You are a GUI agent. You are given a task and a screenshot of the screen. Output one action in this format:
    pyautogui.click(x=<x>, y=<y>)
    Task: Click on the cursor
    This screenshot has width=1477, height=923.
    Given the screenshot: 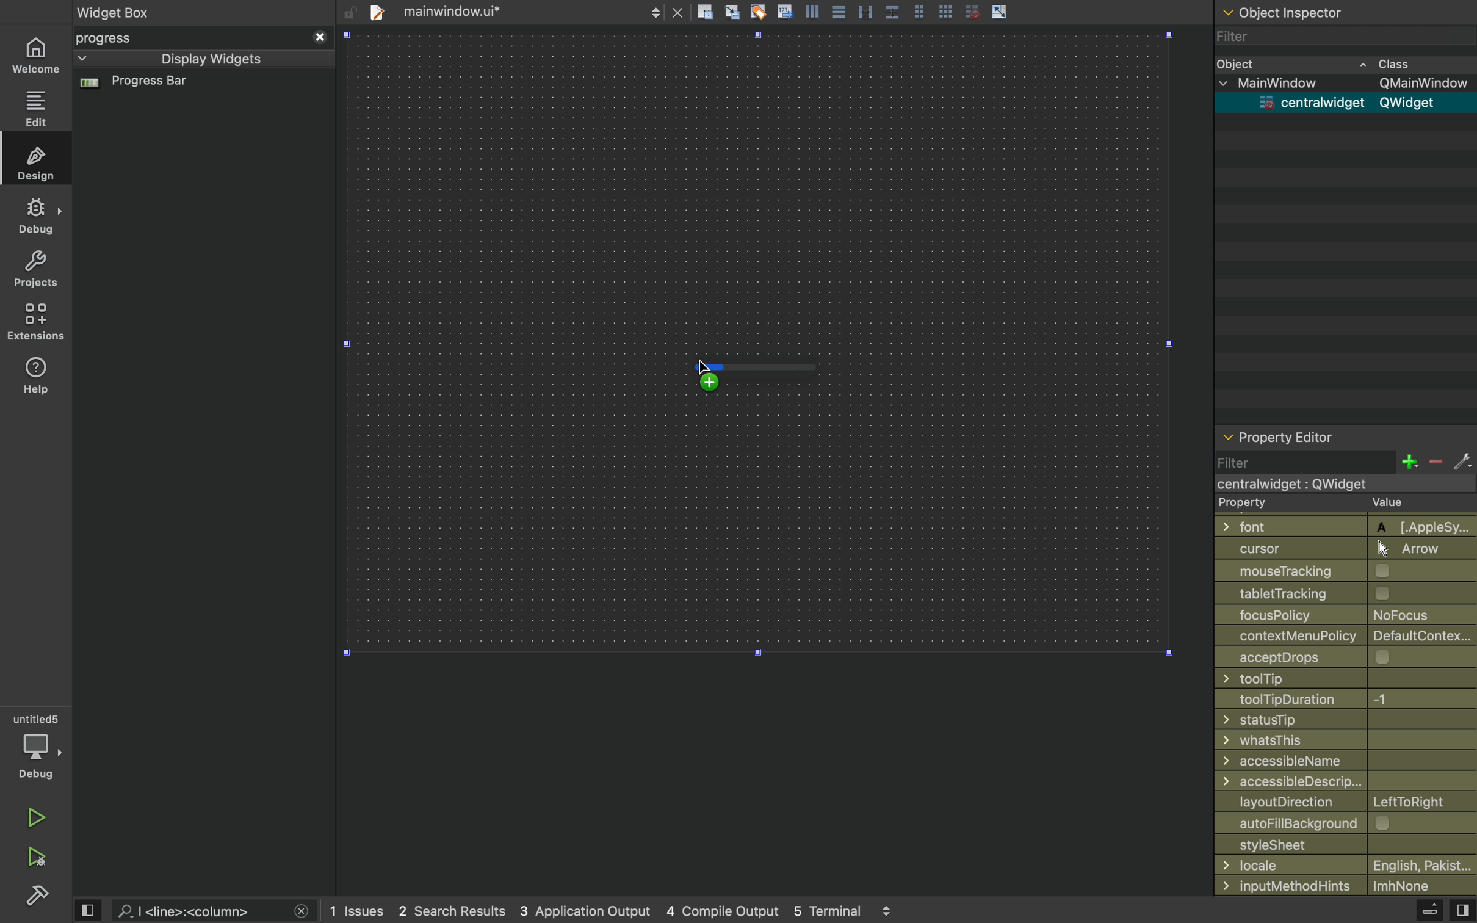 What is the action you would take?
    pyautogui.click(x=712, y=372)
    